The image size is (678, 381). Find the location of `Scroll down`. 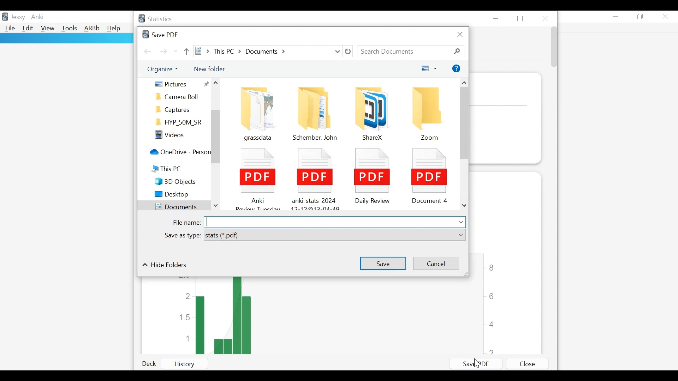

Scroll down is located at coordinates (464, 206).